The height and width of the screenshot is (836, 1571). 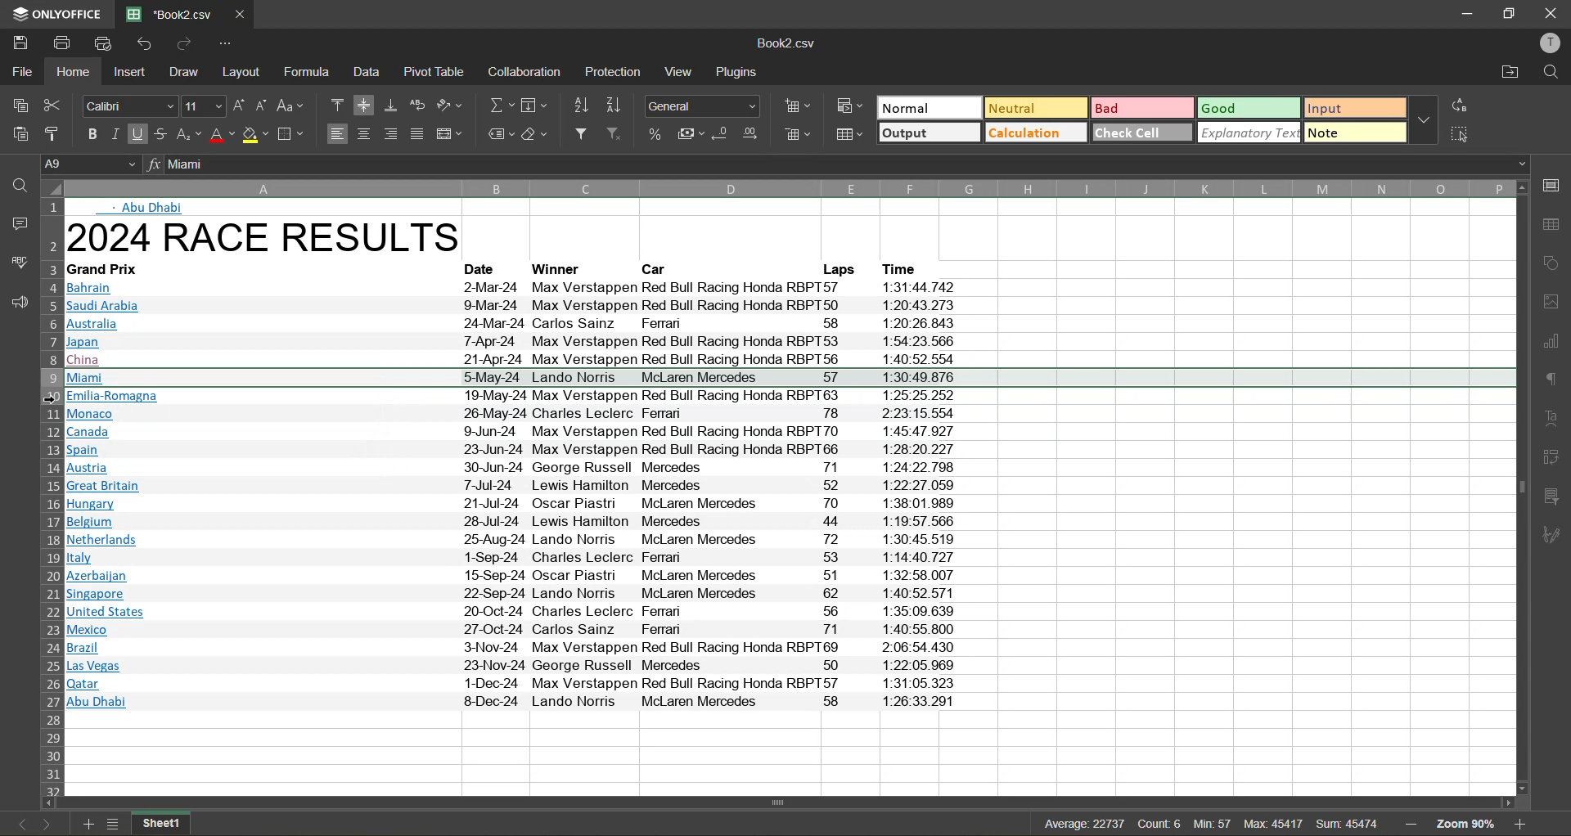 I want to click on named ranges, so click(x=497, y=134).